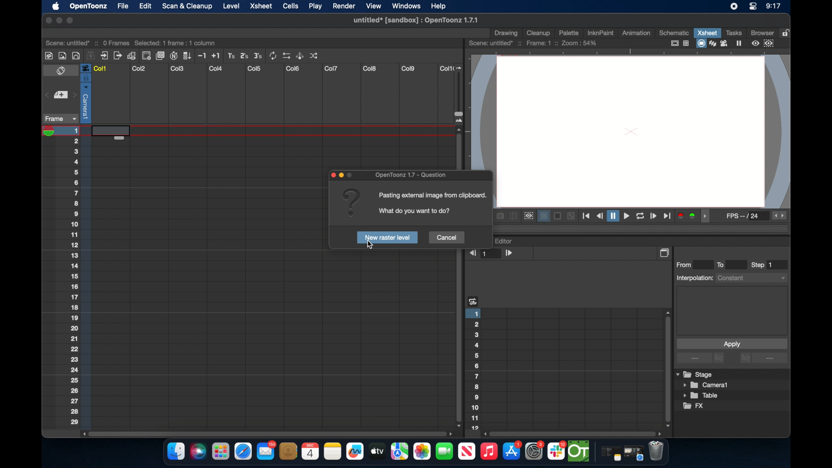 This screenshot has width=832, height=468. I want to click on opnetoonz, so click(88, 6).